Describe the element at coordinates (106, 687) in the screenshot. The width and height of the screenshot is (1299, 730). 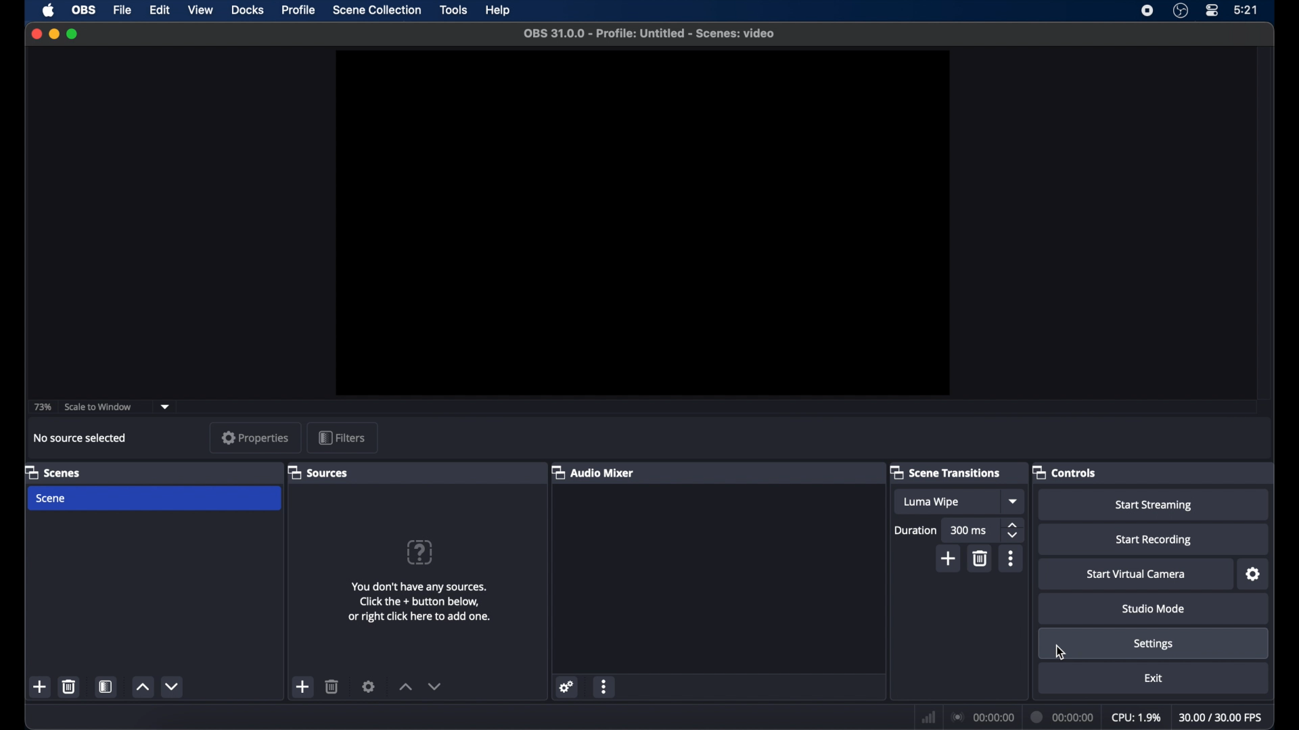
I see `scene filters` at that location.